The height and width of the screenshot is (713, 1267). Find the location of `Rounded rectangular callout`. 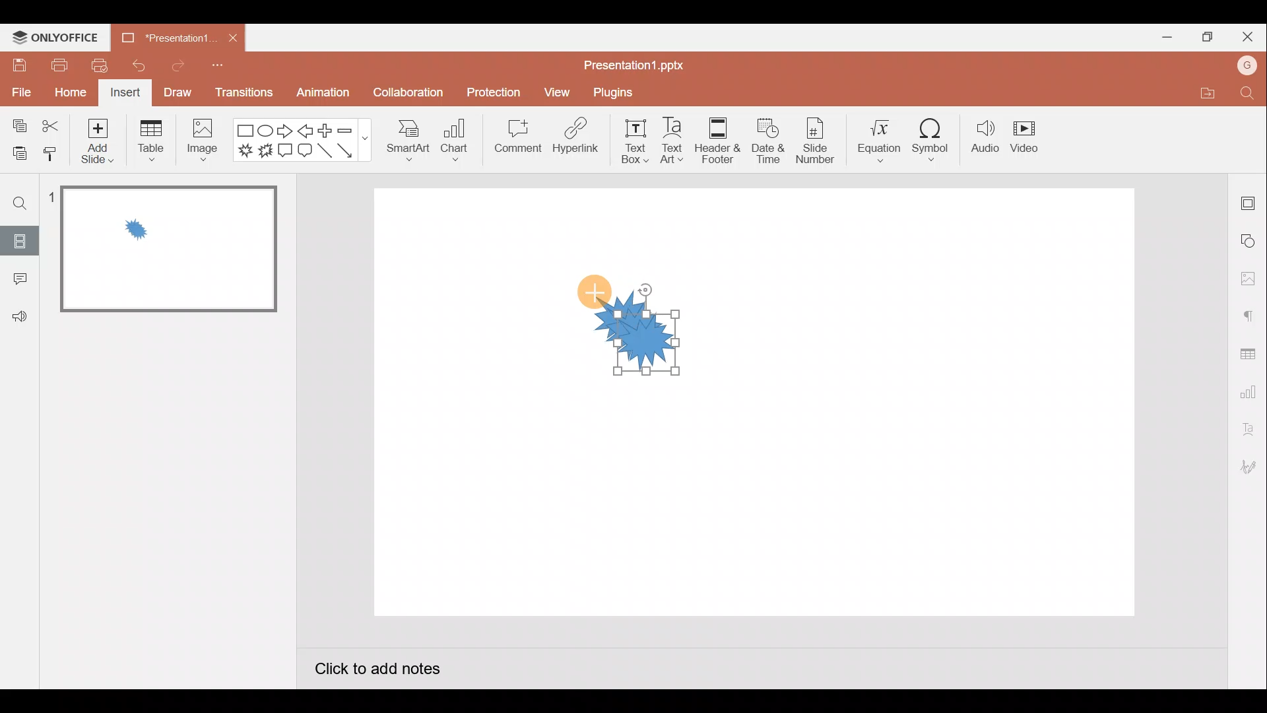

Rounded rectangular callout is located at coordinates (305, 151).